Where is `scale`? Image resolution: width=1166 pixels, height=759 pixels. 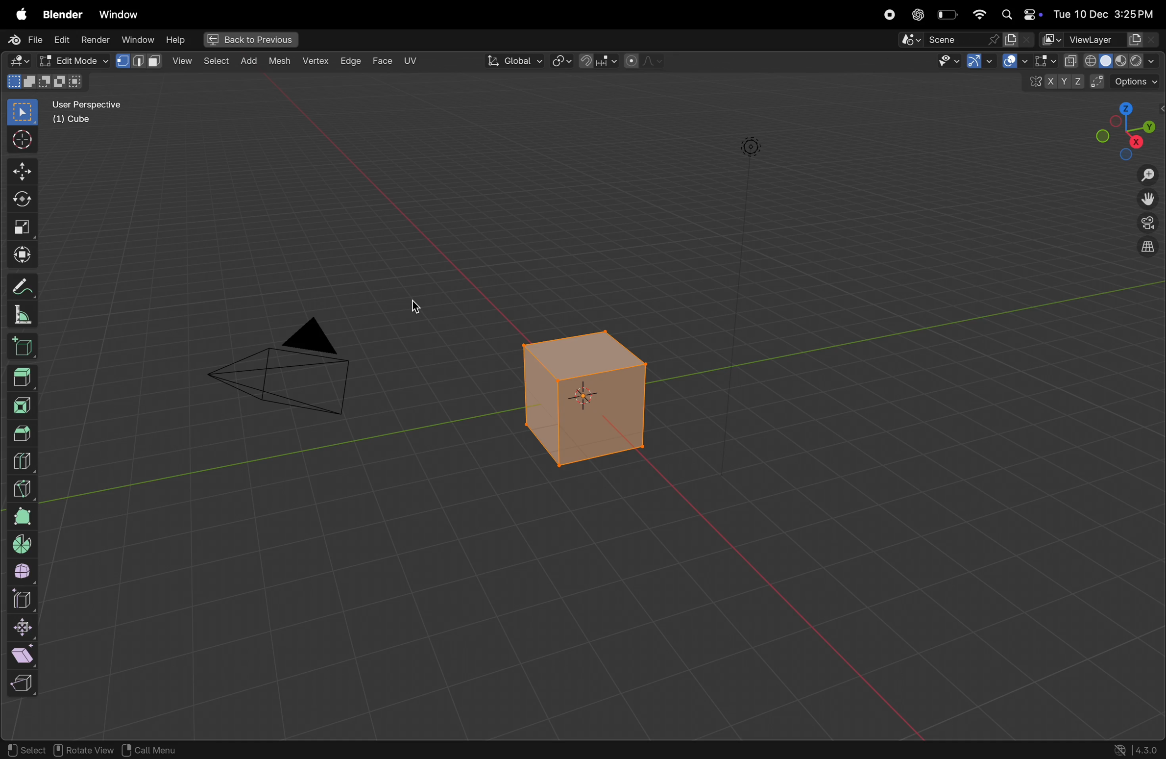 scale is located at coordinates (19, 228).